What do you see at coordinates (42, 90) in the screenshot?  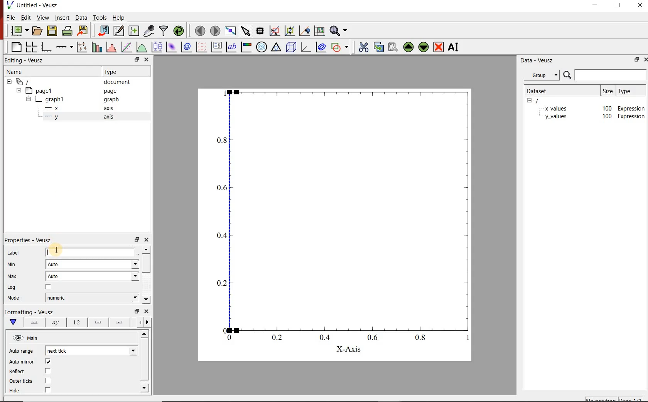 I see `page1` at bounding box center [42, 90].